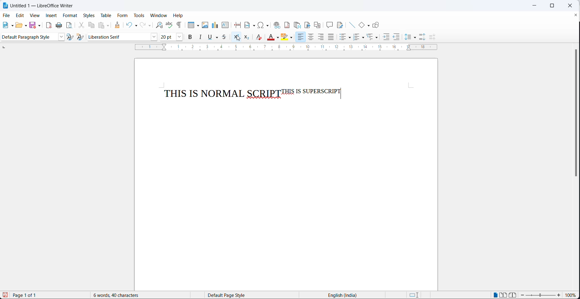 The height and width of the screenshot is (299, 580). I want to click on new file options, so click(11, 25).